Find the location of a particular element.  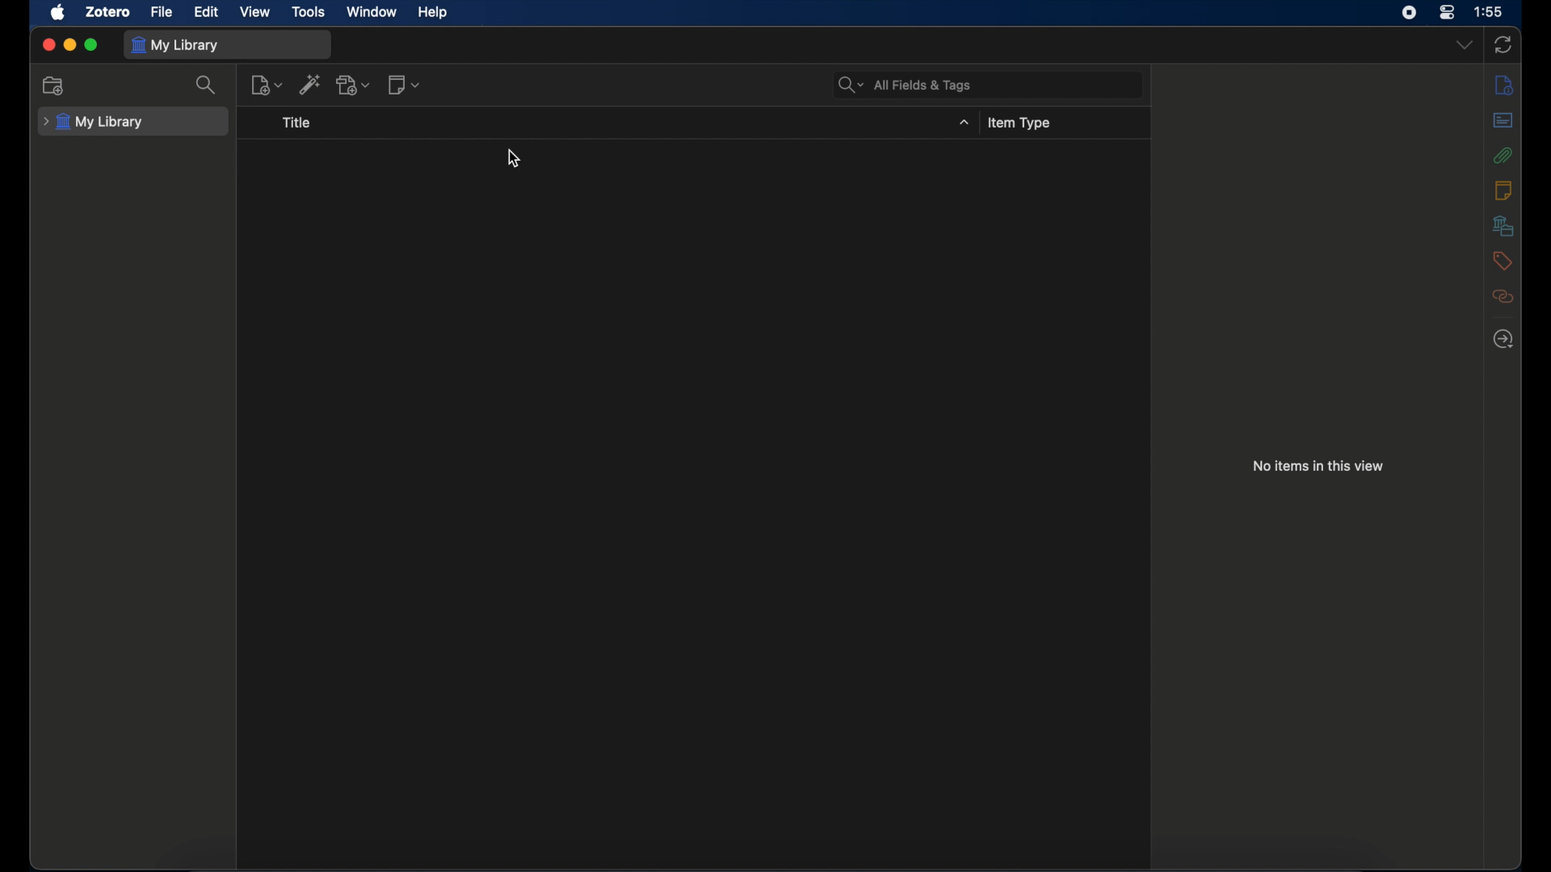

notes is located at coordinates (1504, 191).